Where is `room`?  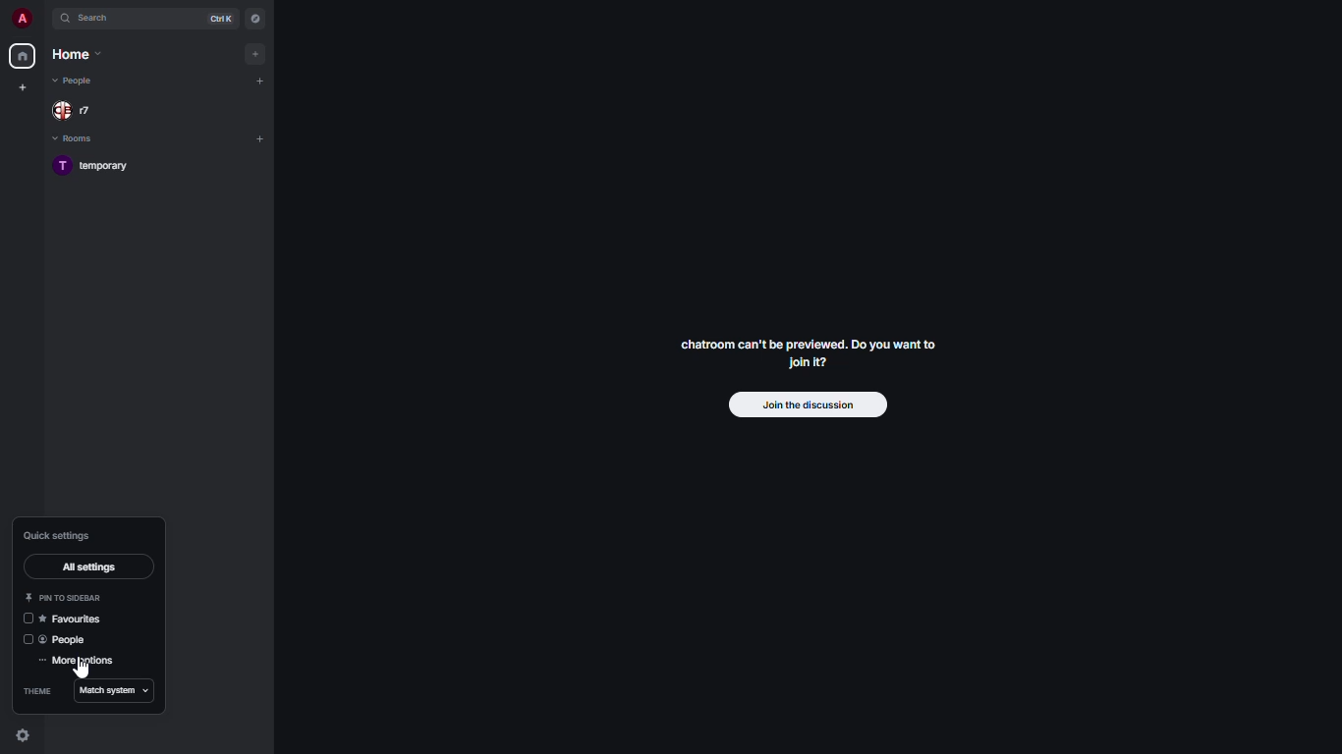
room is located at coordinates (97, 165).